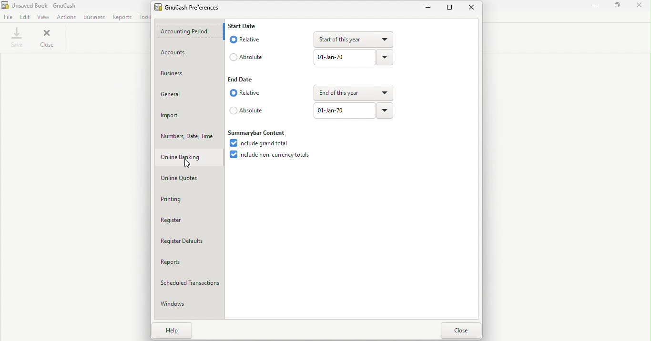 The image size is (651, 341). What do you see at coordinates (189, 73) in the screenshot?
I see `Business` at bounding box center [189, 73].